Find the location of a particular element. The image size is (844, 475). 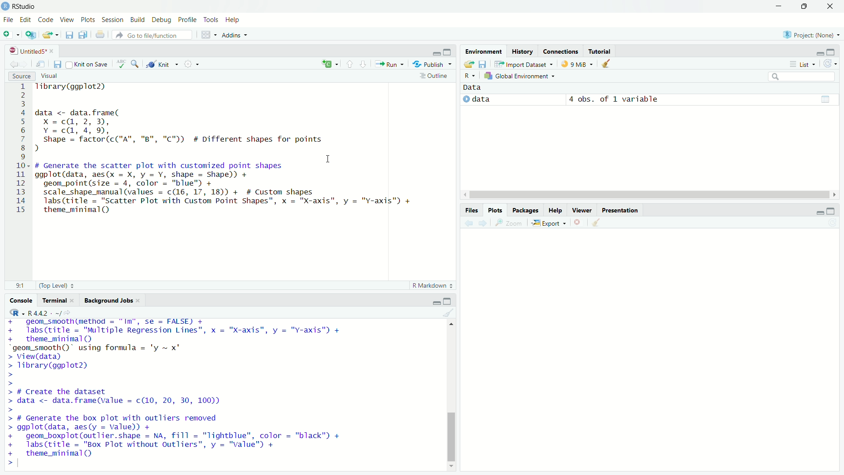

Help is located at coordinates (233, 19).